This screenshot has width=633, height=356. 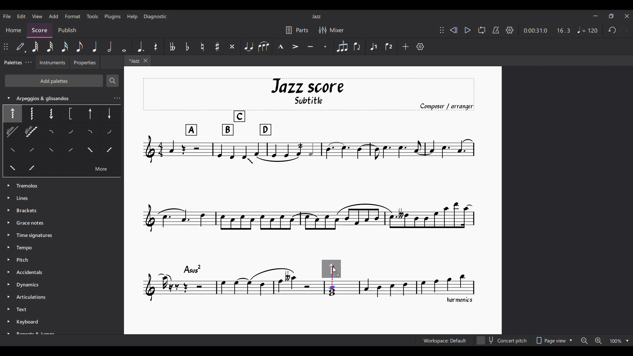 What do you see at coordinates (21, 16) in the screenshot?
I see `Edit menu` at bounding box center [21, 16].